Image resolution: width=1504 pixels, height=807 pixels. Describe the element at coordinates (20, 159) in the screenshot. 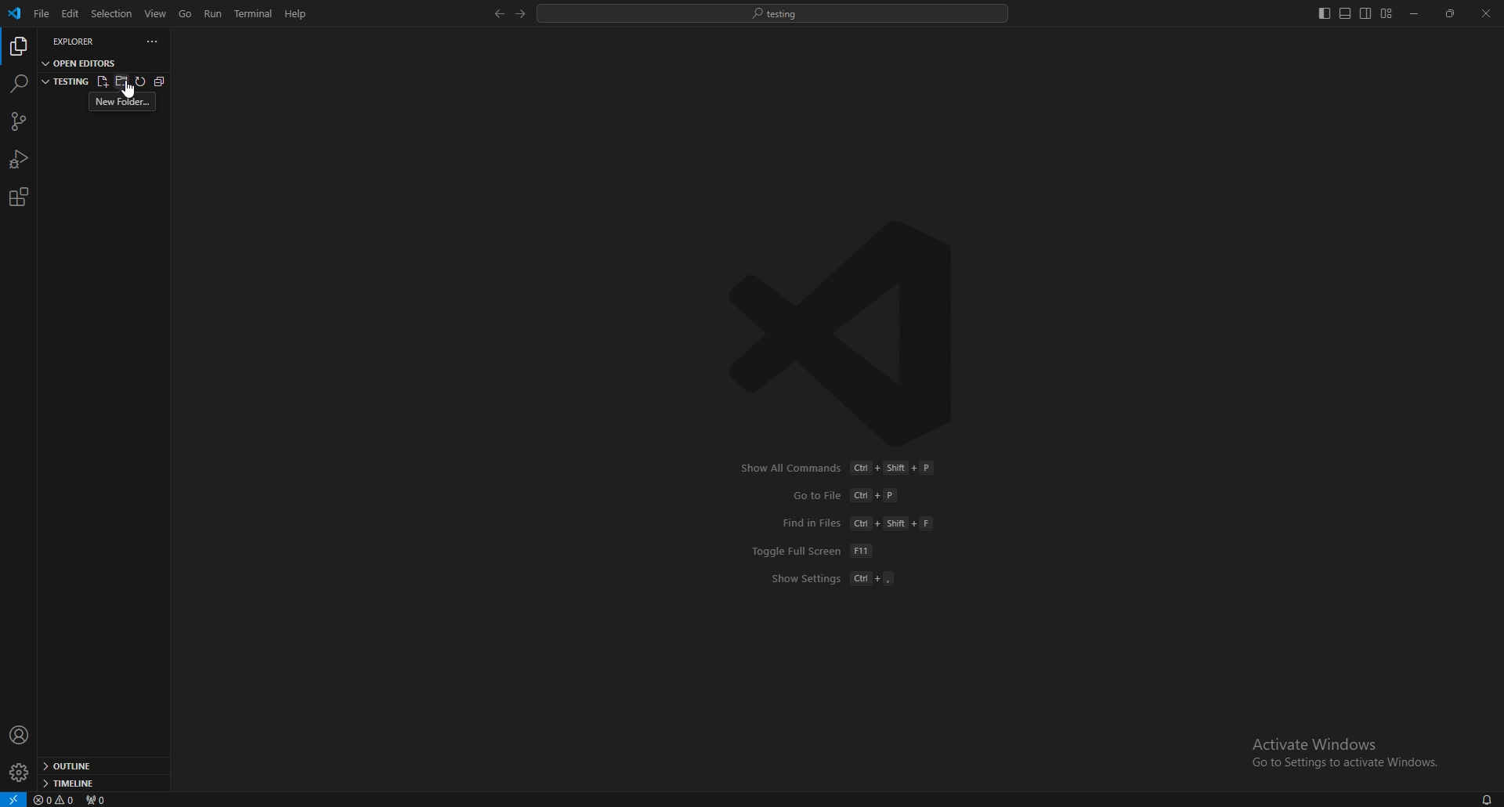

I see `run and debug` at that location.